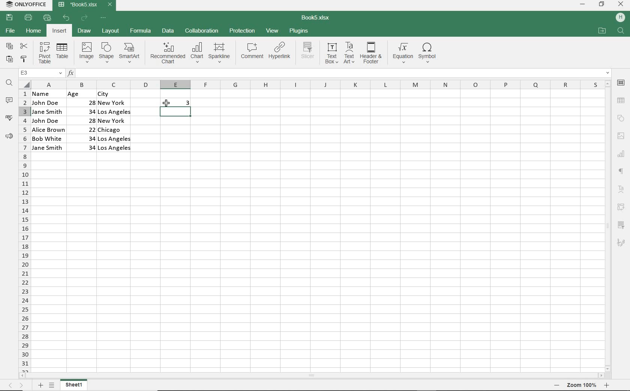 The image size is (630, 391). Describe the element at coordinates (48, 130) in the screenshot. I see `Alice Brown` at that location.